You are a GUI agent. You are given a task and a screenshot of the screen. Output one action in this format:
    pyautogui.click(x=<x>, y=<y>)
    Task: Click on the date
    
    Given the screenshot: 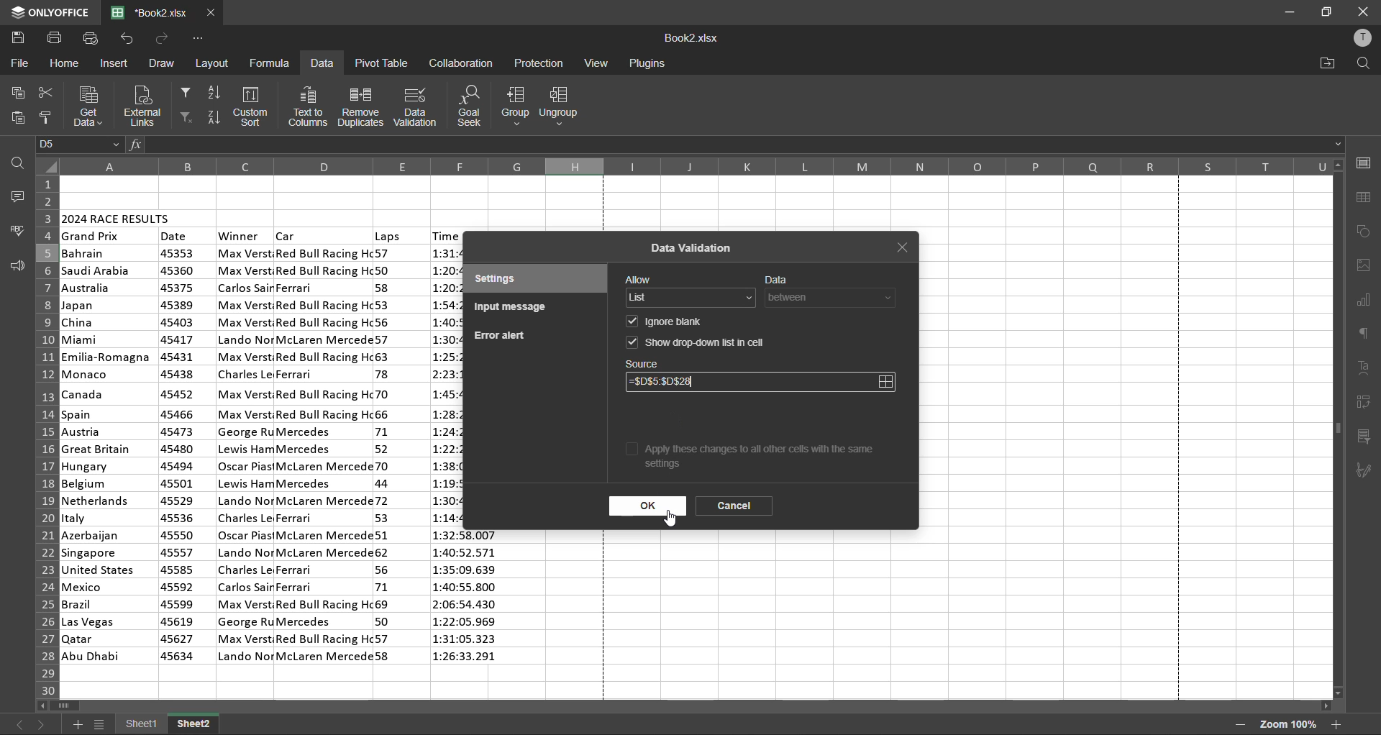 What is the action you would take?
    pyautogui.click(x=178, y=456)
    